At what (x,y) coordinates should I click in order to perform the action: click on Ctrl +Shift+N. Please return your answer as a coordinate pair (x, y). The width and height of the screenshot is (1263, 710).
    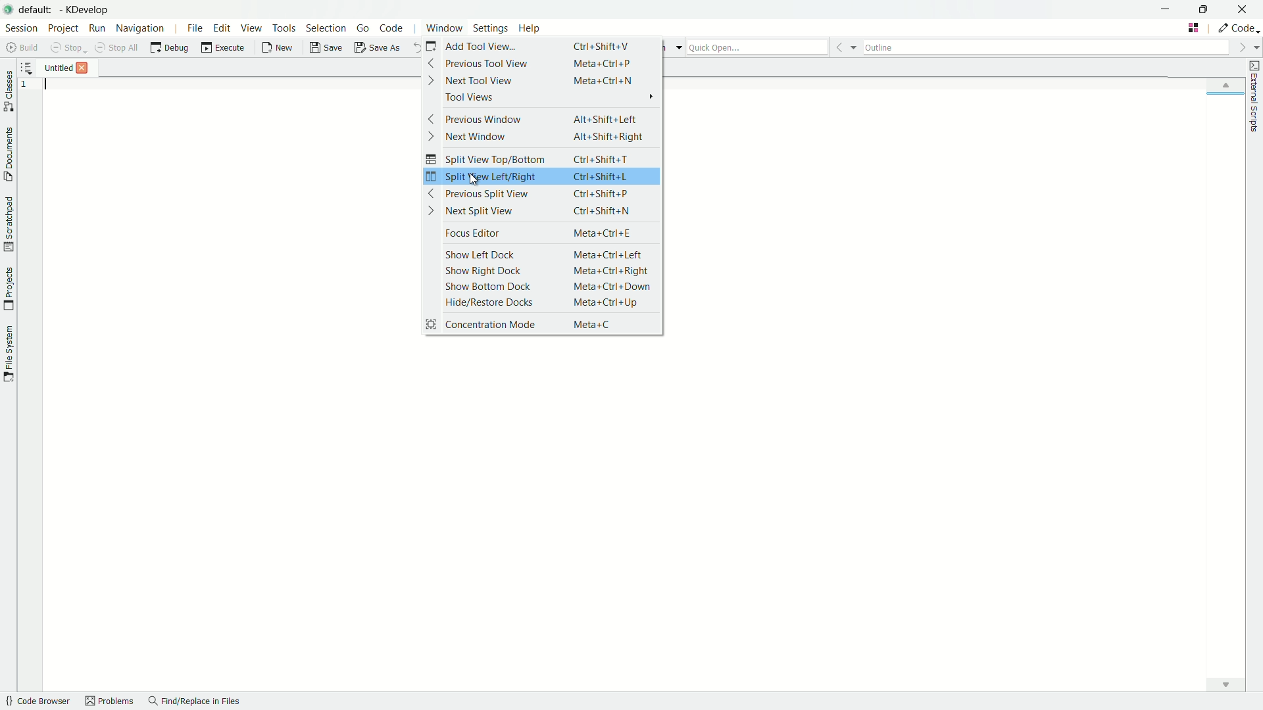
    Looking at the image, I should click on (605, 212).